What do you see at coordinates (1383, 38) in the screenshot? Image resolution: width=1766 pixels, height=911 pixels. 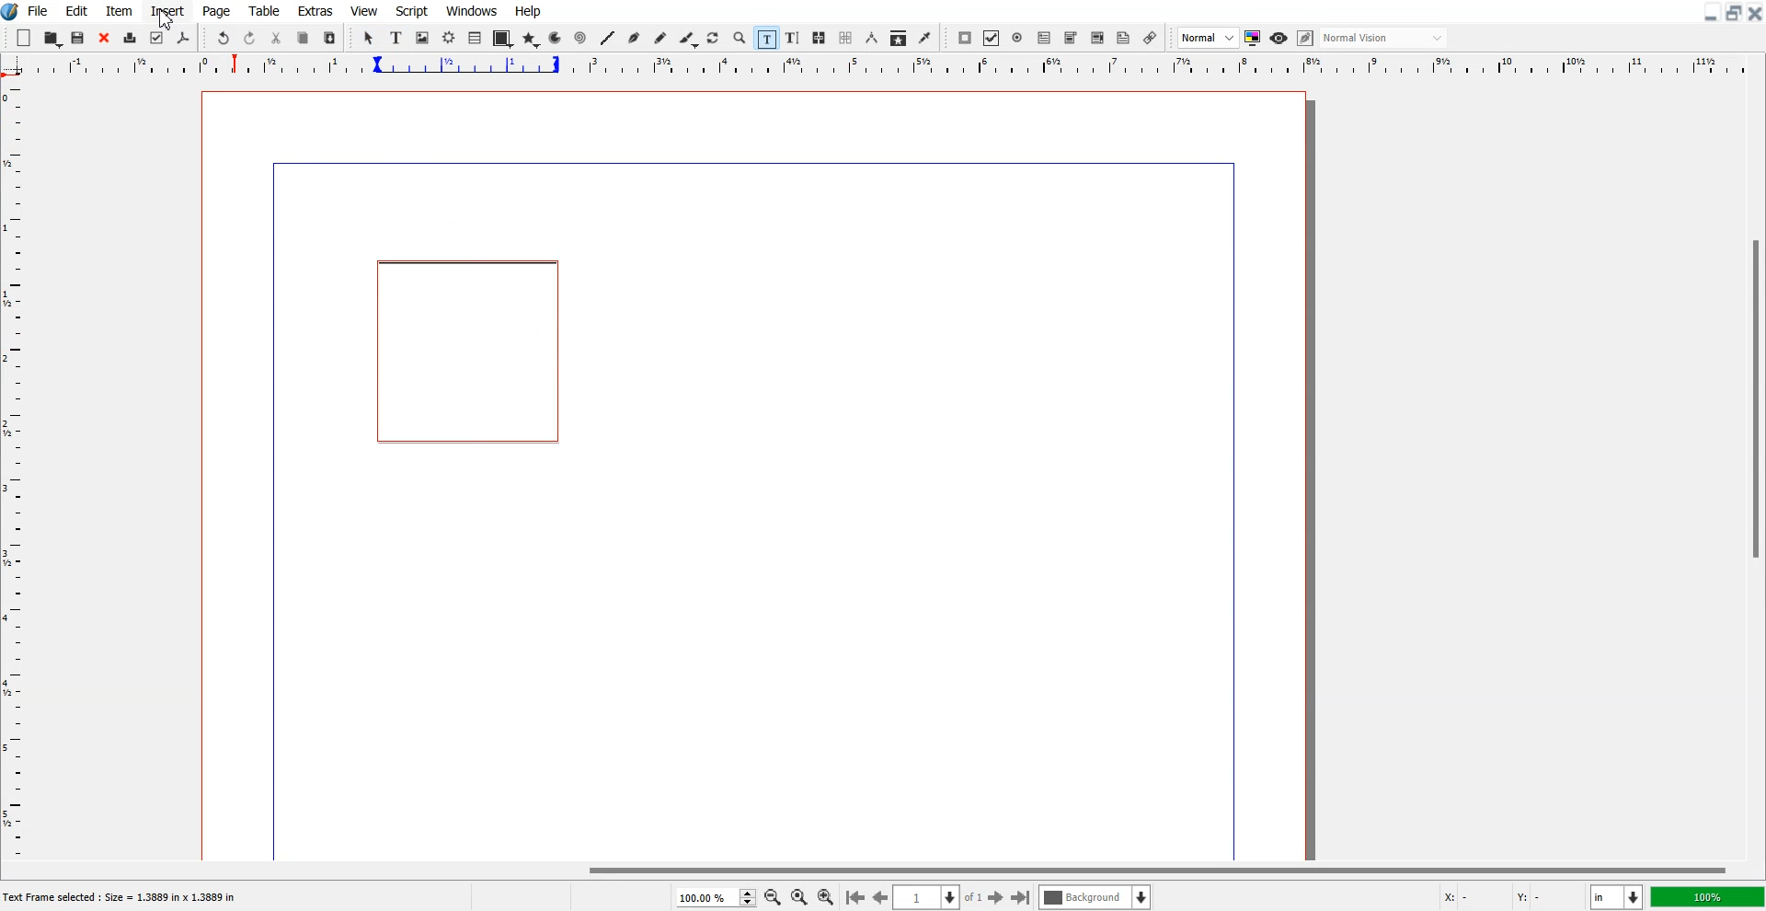 I see `Select the visual appearance` at bounding box center [1383, 38].